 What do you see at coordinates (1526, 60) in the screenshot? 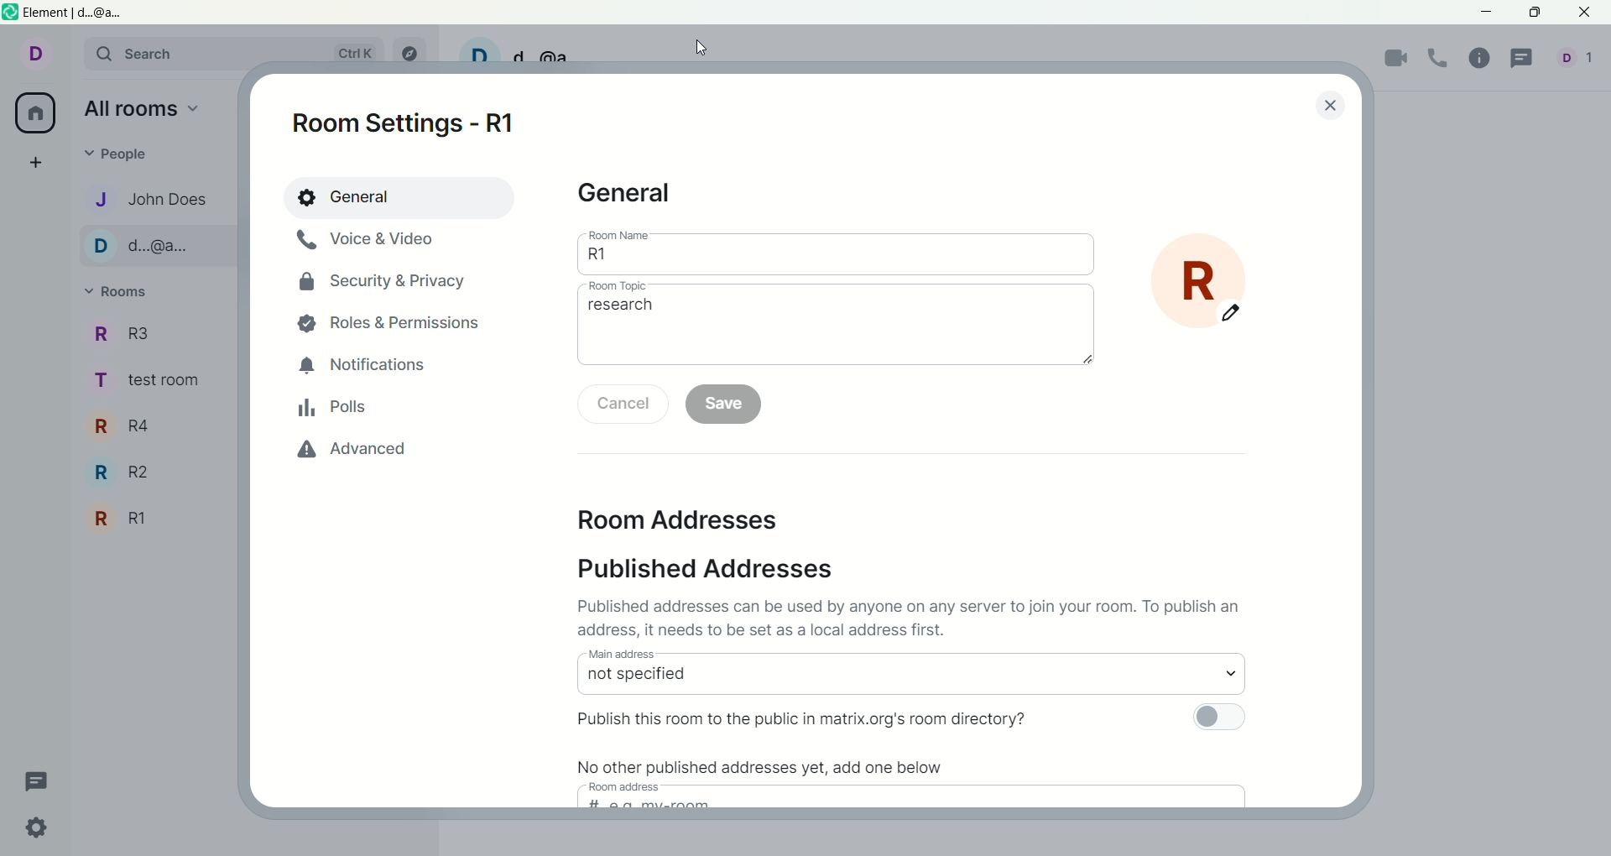
I see `threads` at bounding box center [1526, 60].